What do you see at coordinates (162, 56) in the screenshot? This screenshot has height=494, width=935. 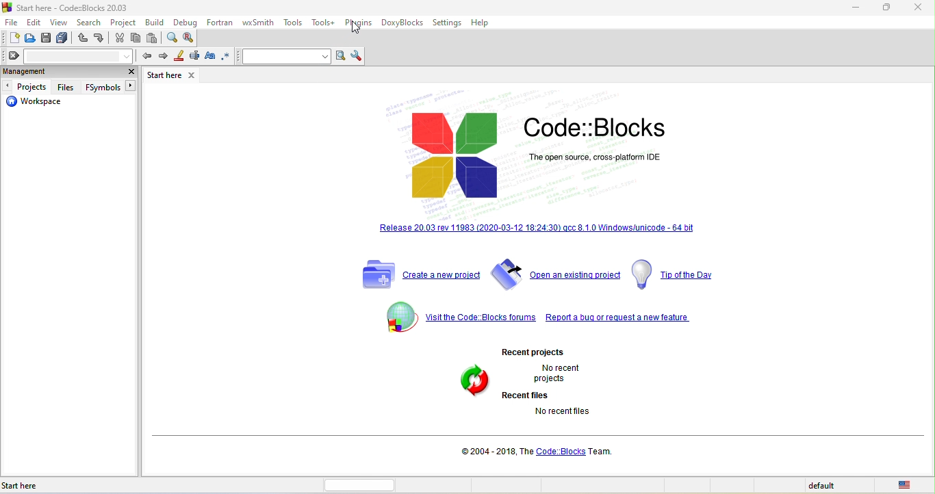 I see `next` at bounding box center [162, 56].